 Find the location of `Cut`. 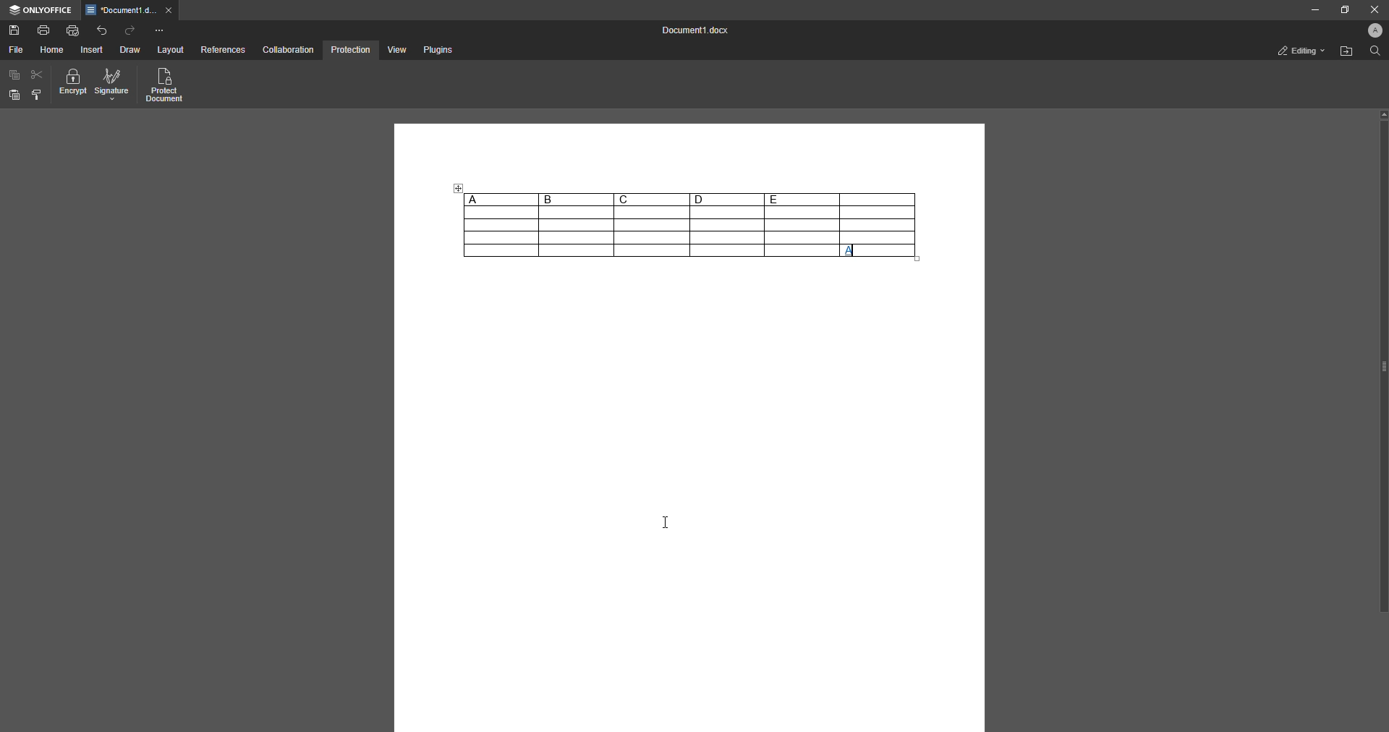

Cut is located at coordinates (38, 74).